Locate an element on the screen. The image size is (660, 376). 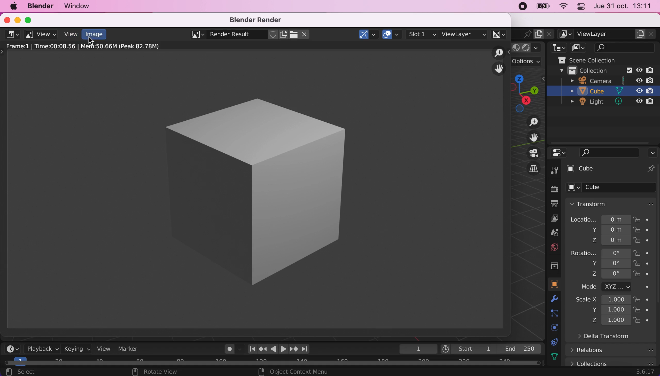
battery is located at coordinates (545, 8).